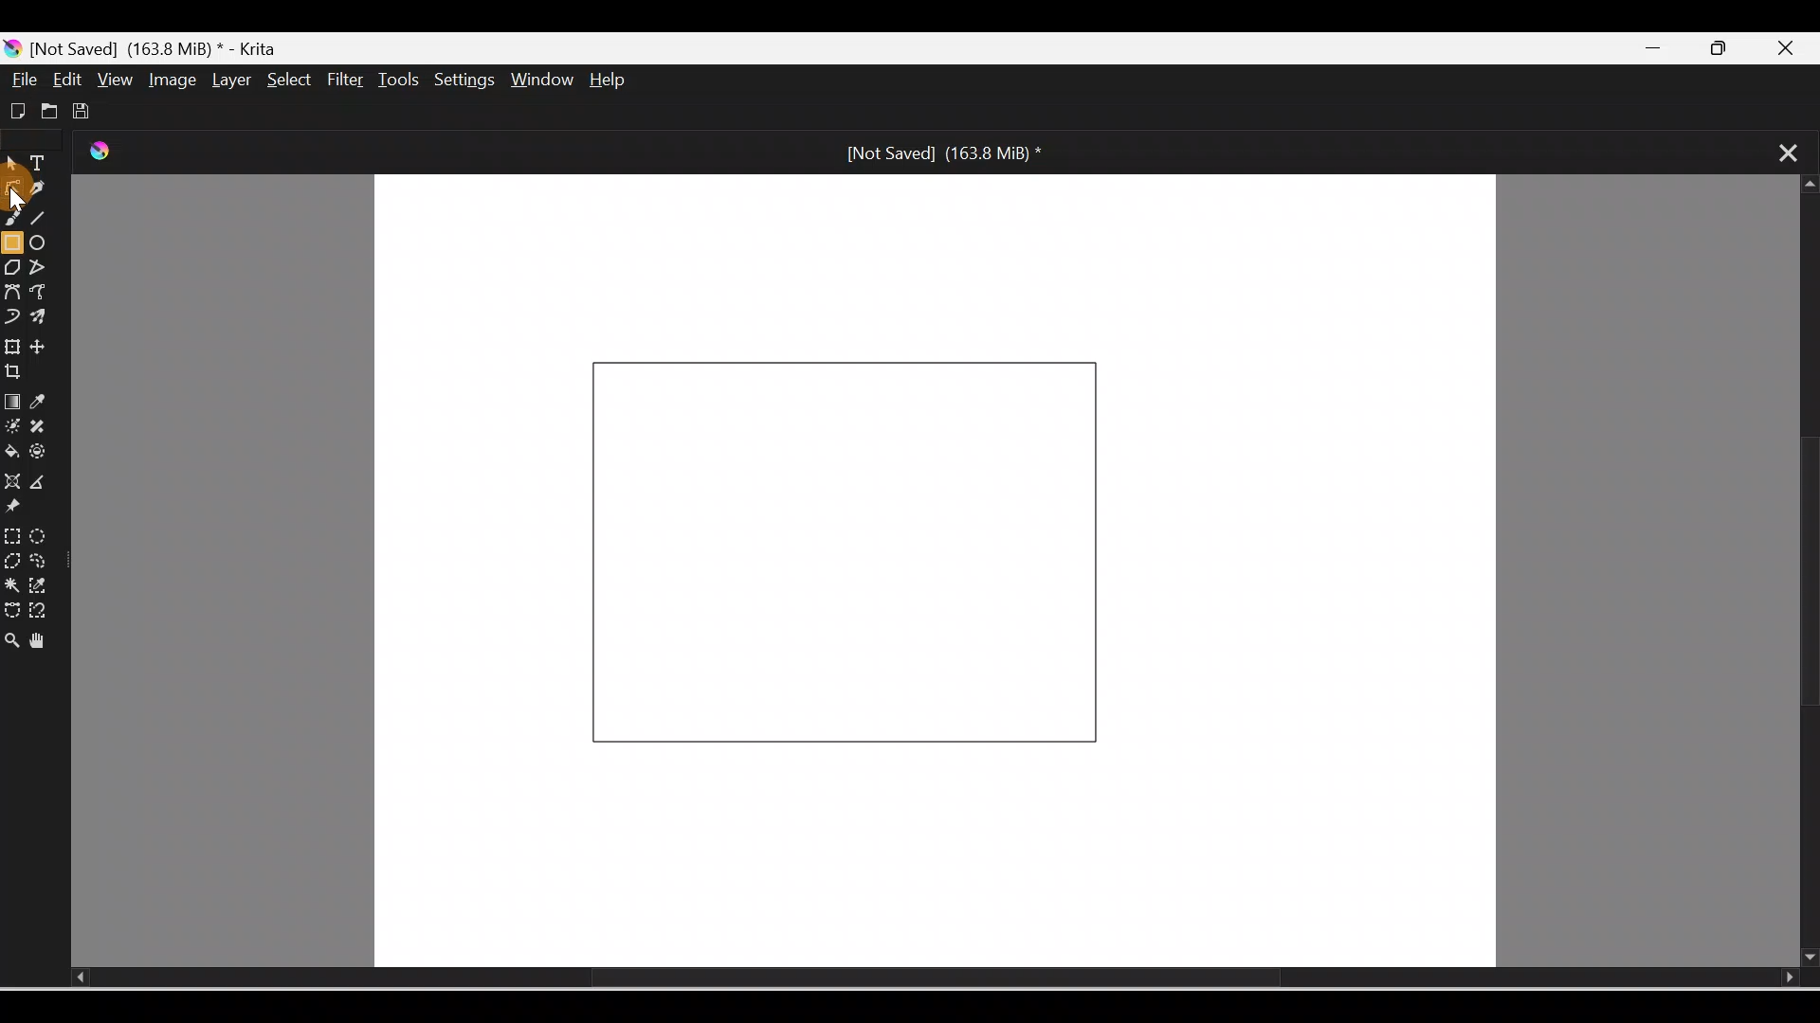  What do you see at coordinates (41, 266) in the screenshot?
I see `Polyline` at bounding box center [41, 266].